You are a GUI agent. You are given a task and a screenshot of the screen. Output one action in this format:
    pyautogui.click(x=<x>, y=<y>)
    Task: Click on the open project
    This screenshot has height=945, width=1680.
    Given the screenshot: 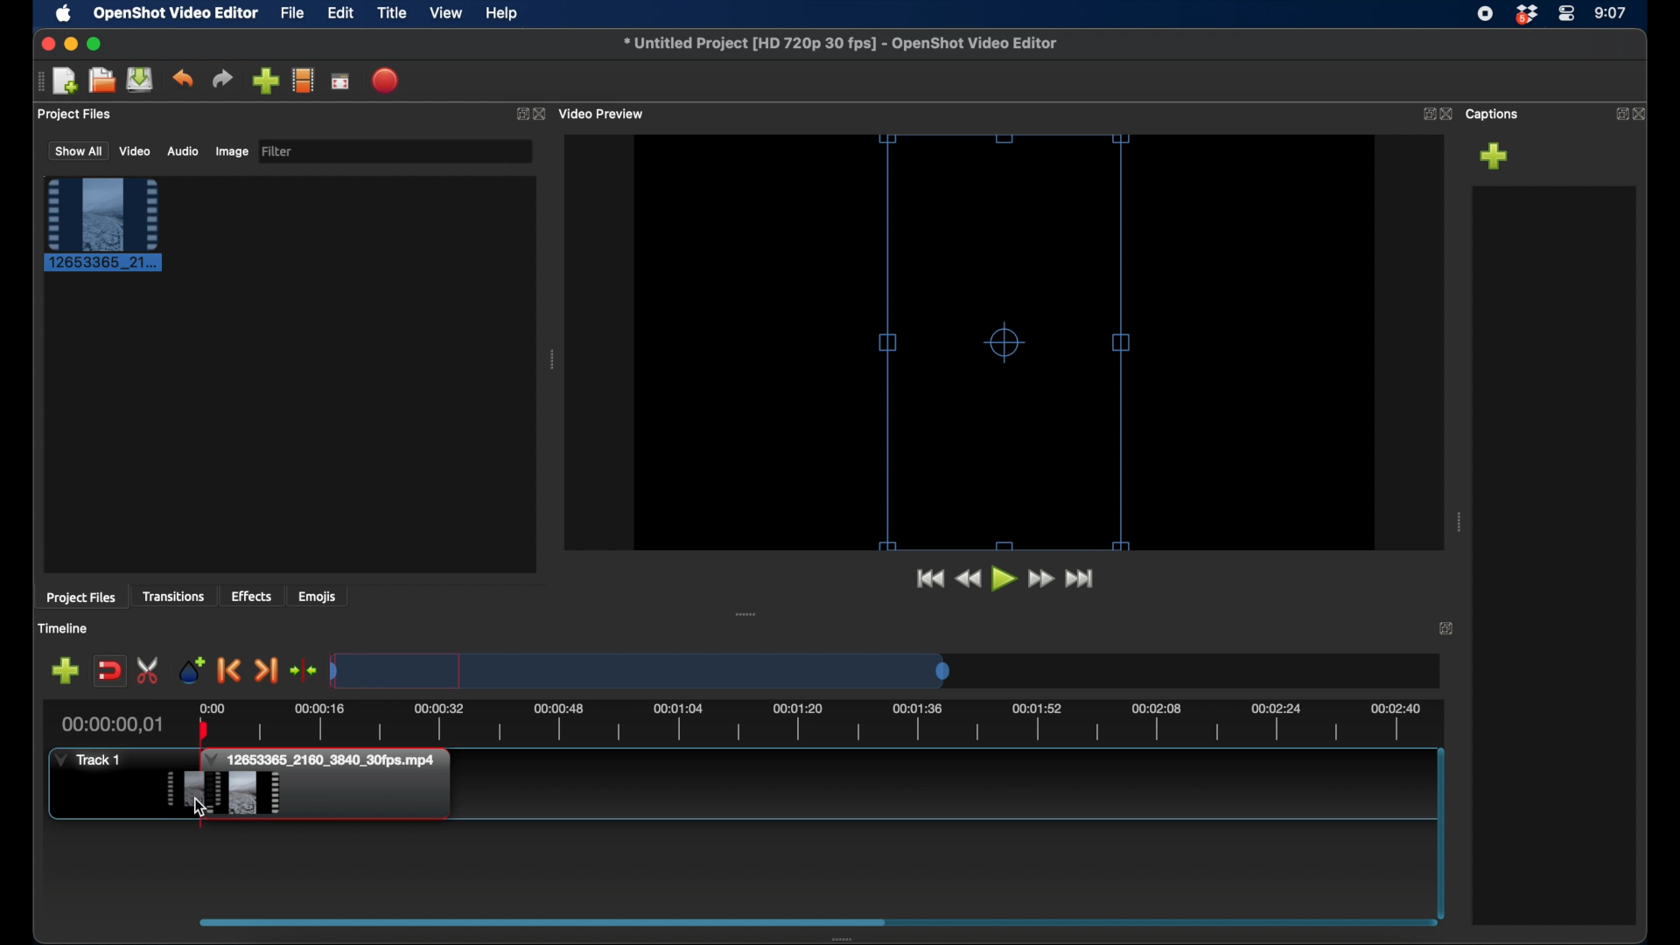 What is the action you would take?
    pyautogui.click(x=100, y=80)
    